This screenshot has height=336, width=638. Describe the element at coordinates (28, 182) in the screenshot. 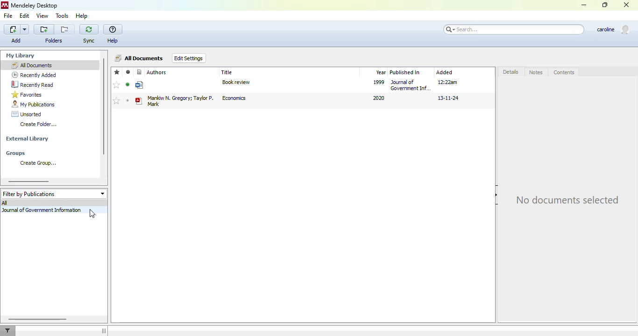

I see `horizontal scroll bar` at that location.